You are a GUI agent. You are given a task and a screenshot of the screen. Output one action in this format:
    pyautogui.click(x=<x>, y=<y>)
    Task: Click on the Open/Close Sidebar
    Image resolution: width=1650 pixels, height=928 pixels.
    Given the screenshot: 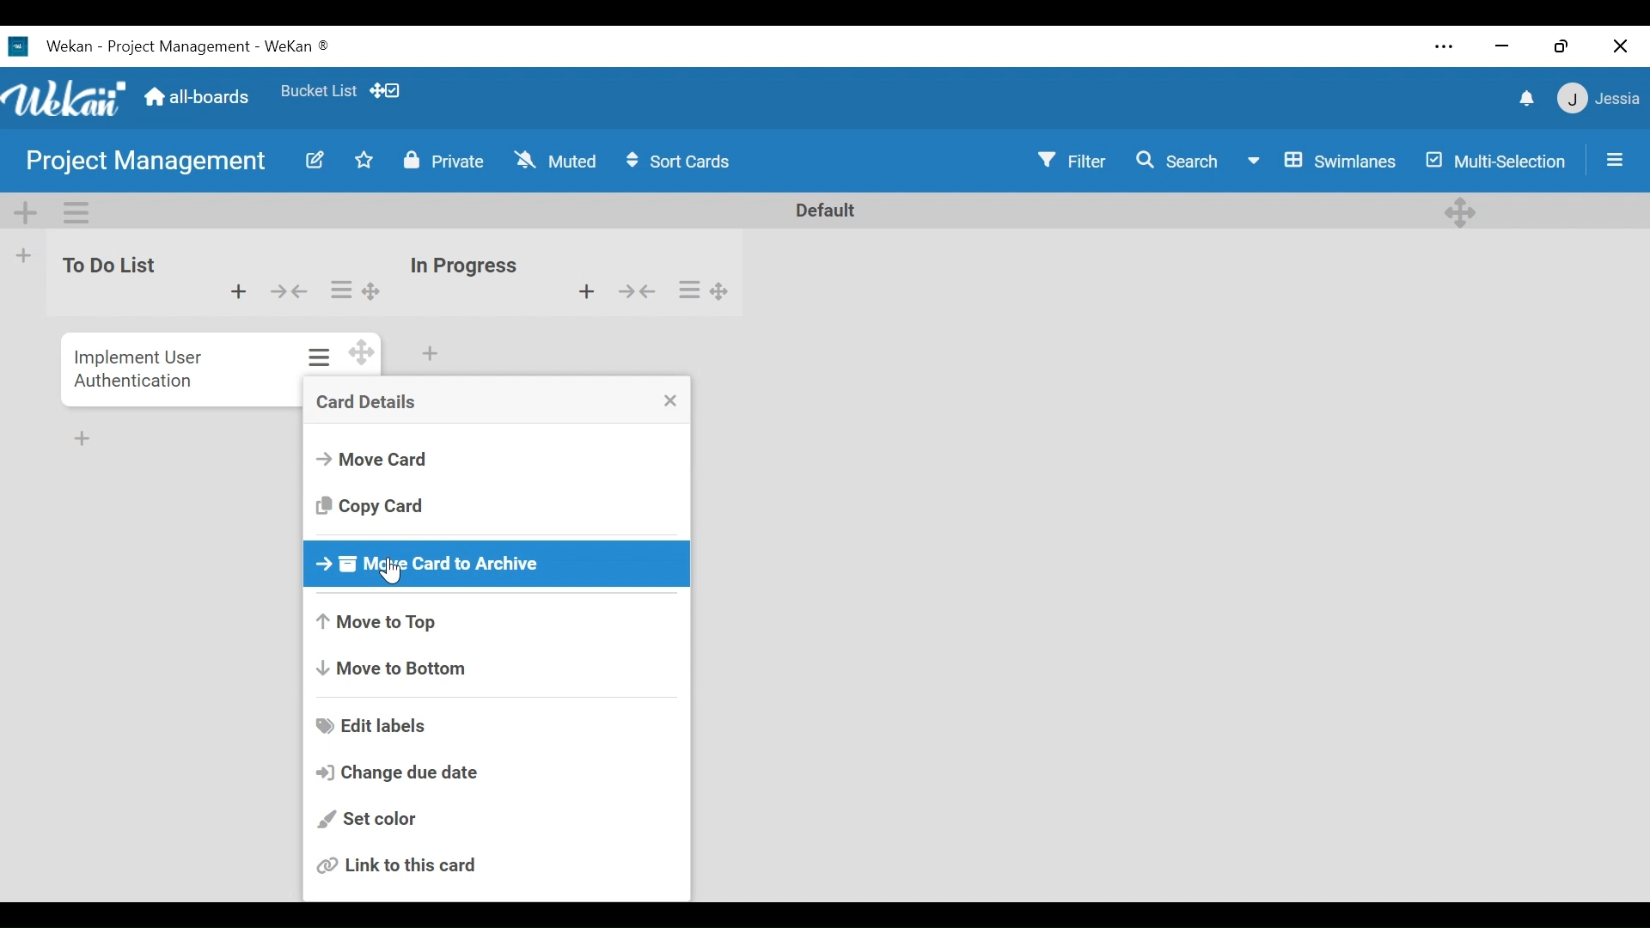 What is the action you would take?
    pyautogui.click(x=1615, y=160)
    